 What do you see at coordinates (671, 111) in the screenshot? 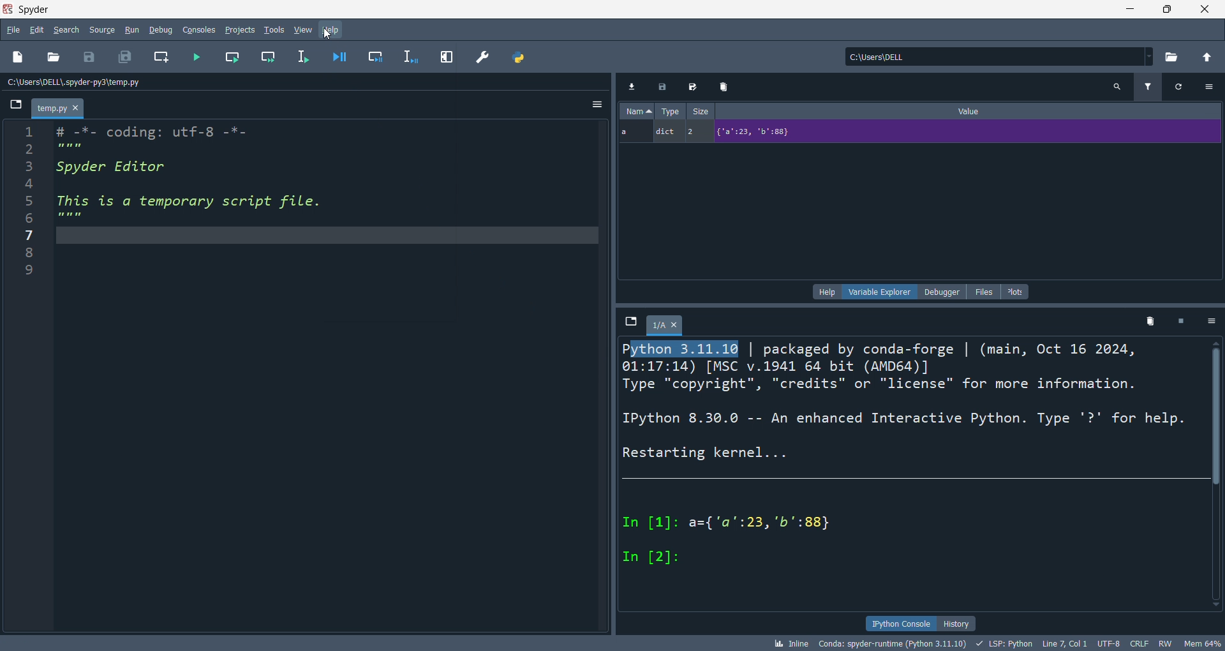
I see `Type` at bounding box center [671, 111].